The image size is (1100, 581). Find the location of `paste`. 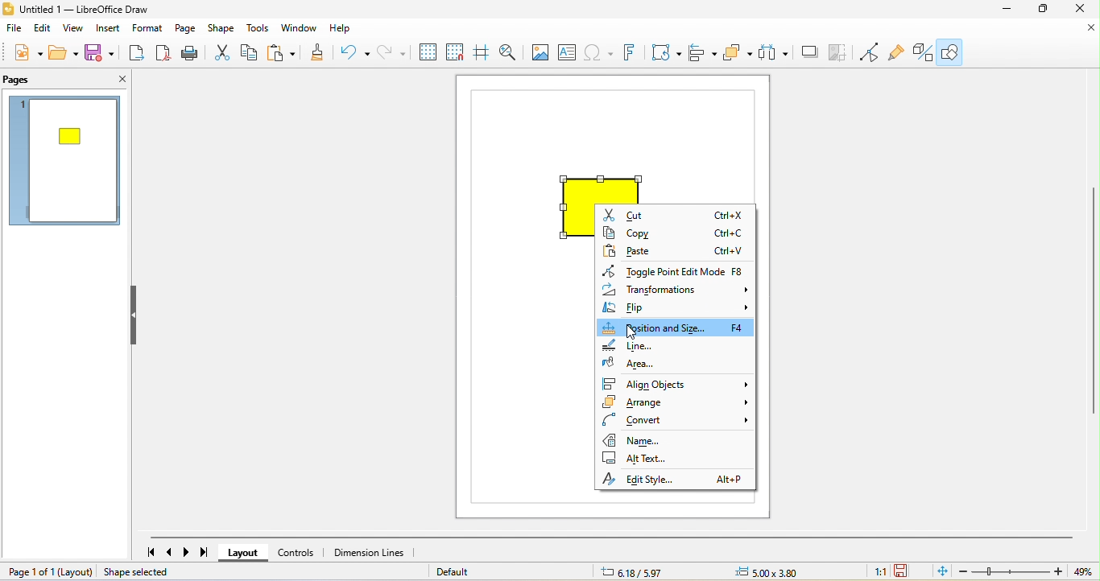

paste is located at coordinates (284, 52).